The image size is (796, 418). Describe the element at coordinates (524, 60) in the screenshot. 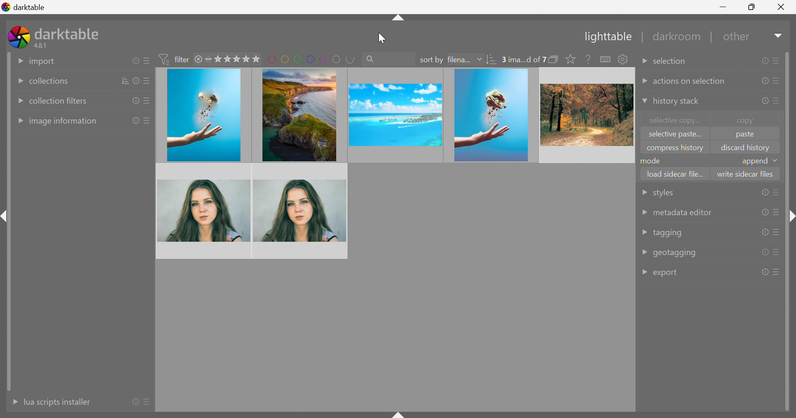

I see `0 ima...d of 7` at that location.